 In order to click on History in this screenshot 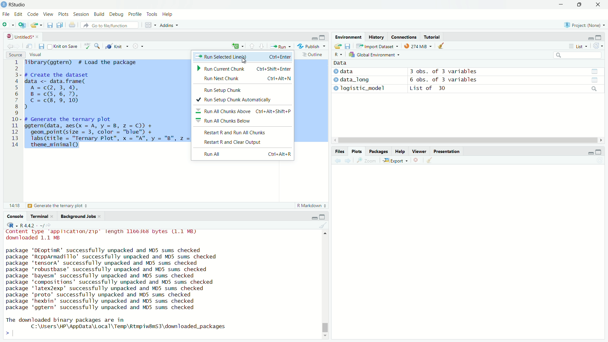, I will do `click(376, 37)`.